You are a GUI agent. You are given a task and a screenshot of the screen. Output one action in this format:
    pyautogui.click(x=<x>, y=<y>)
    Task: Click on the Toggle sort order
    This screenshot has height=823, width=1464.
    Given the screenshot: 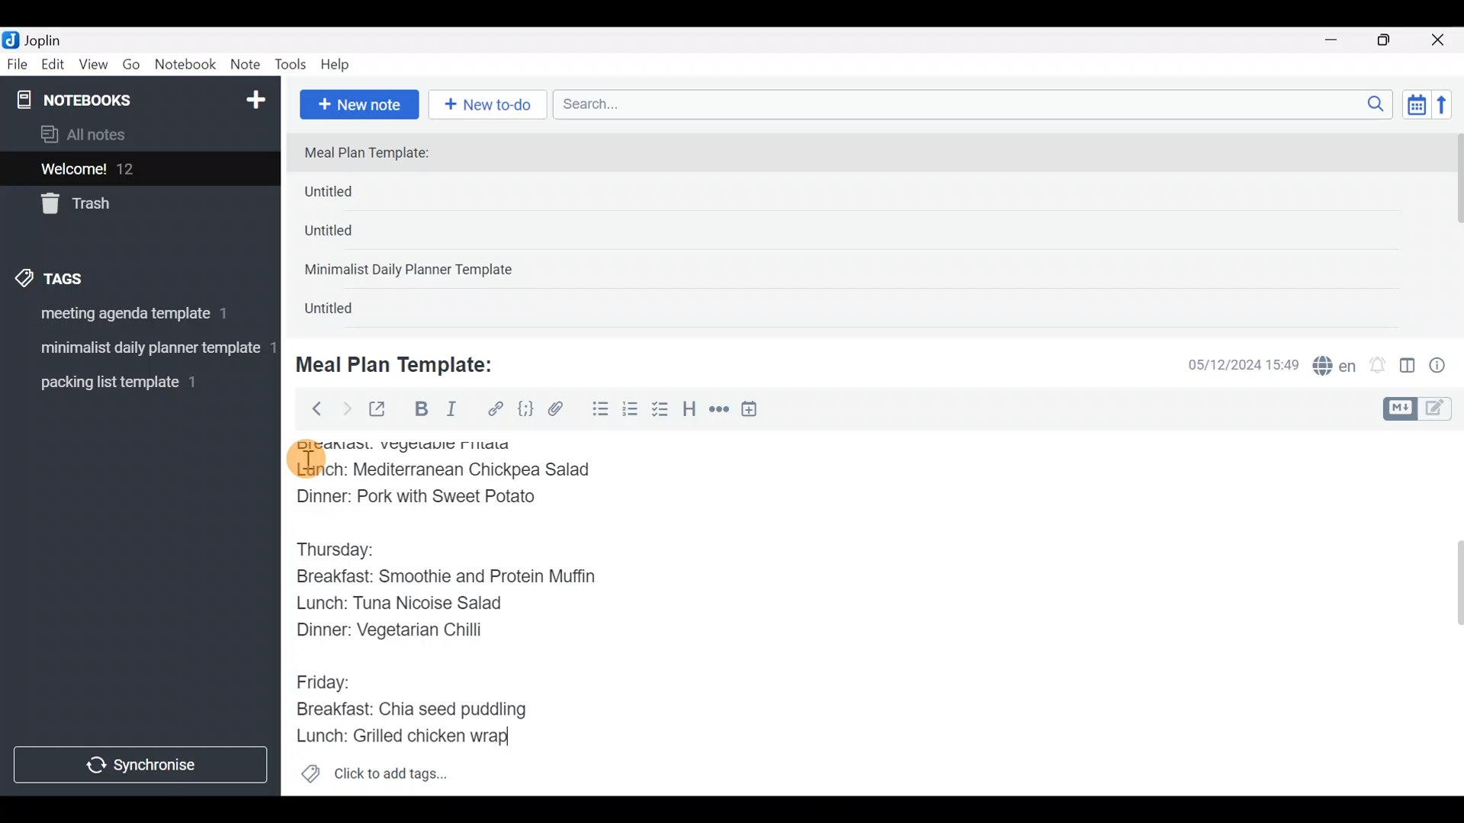 What is the action you would take?
    pyautogui.click(x=1416, y=105)
    